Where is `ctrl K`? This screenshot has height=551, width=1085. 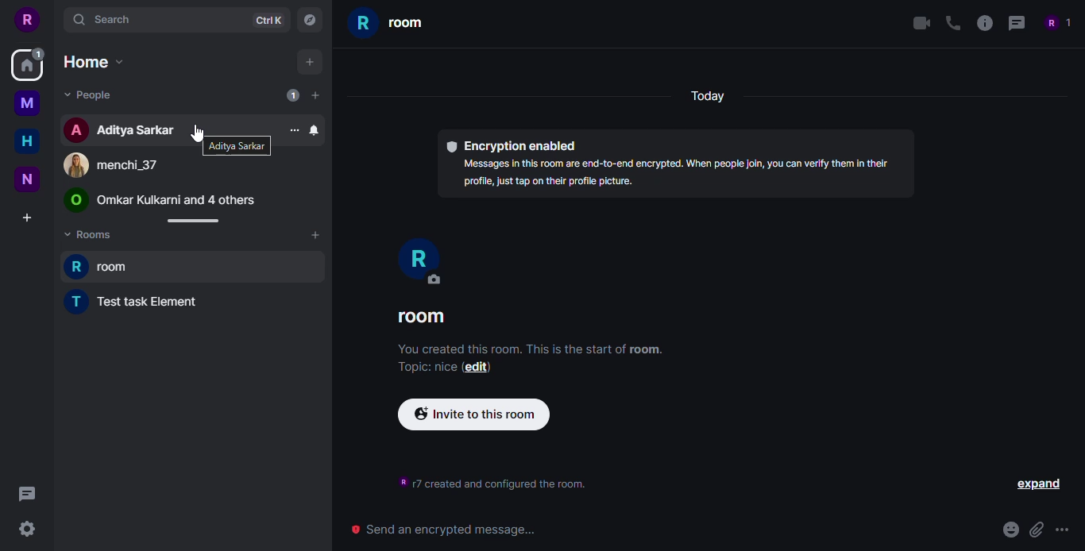
ctrl K is located at coordinates (268, 20).